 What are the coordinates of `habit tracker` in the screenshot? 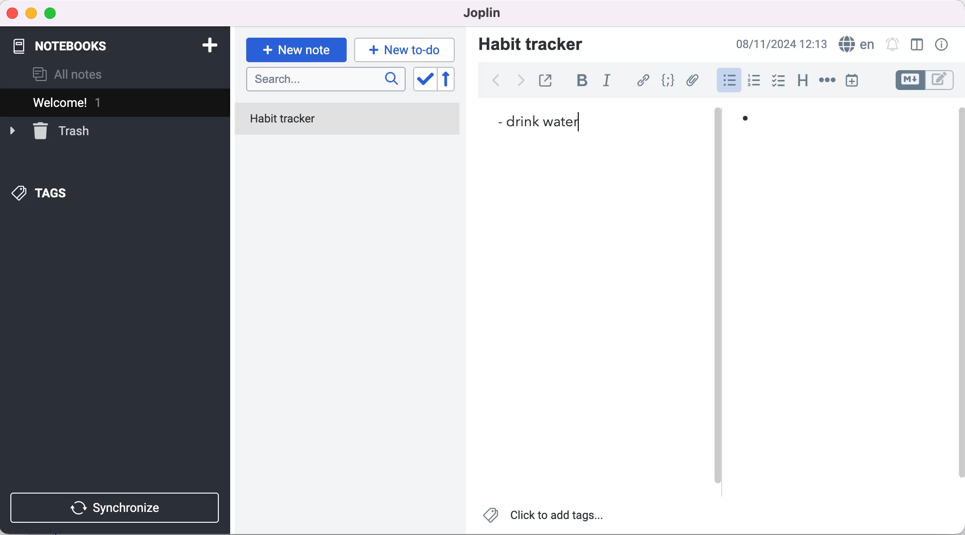 It's located at (348, 120).